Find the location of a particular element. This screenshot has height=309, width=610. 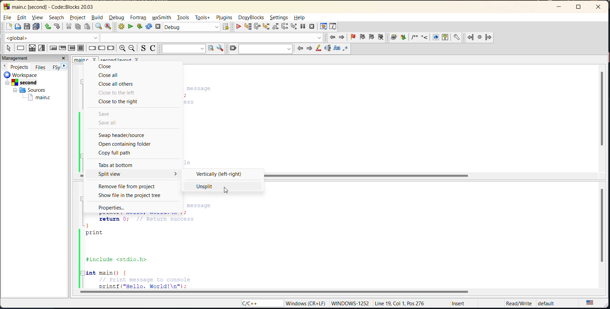

toggle source is located at coordinates (142, 48).